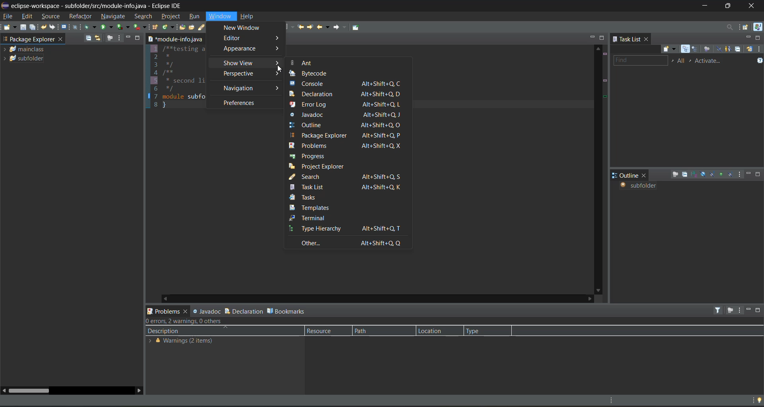 Image resolution: width=764 pixels, height=407 pixels. I want to click on refractor, so click(80, 16).